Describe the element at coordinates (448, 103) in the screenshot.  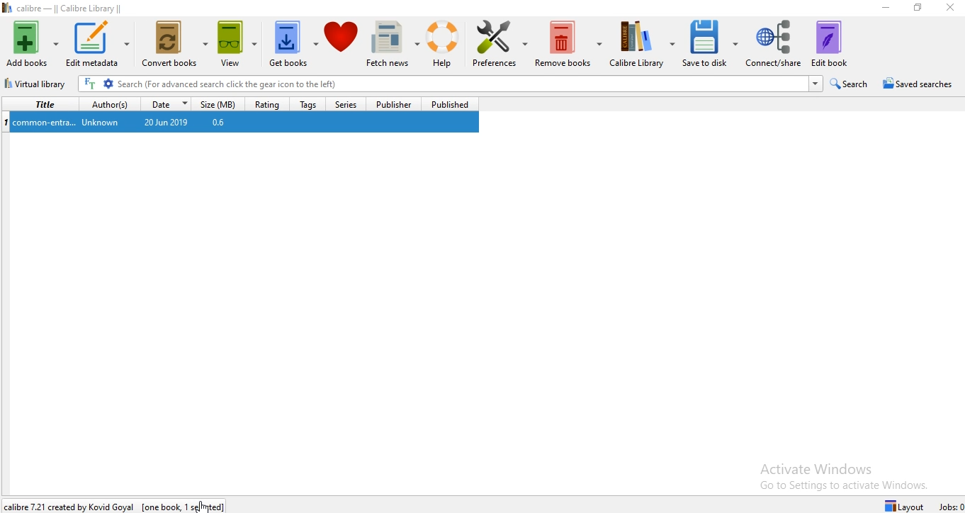
I see `Published` at that location.